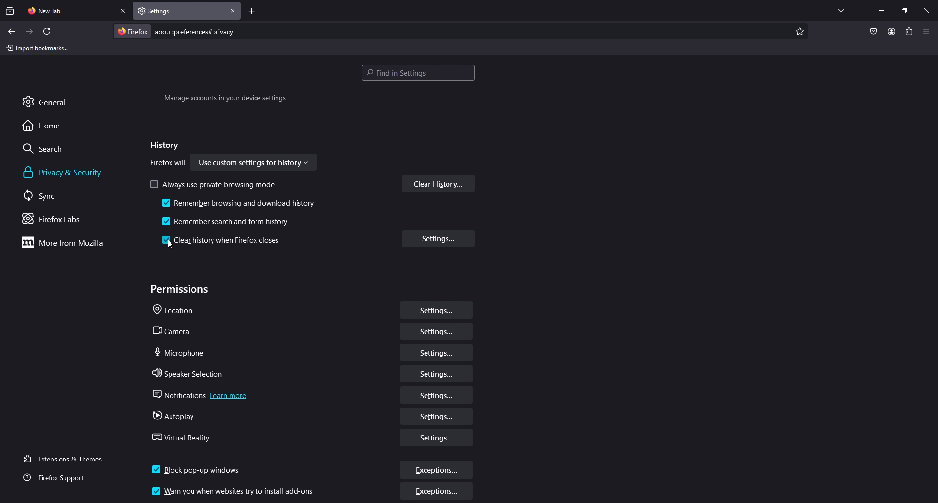  What do you see at coordinates (169, 164) in the screenshot?
I see `firefox will ` at bounding box center [169, 164].